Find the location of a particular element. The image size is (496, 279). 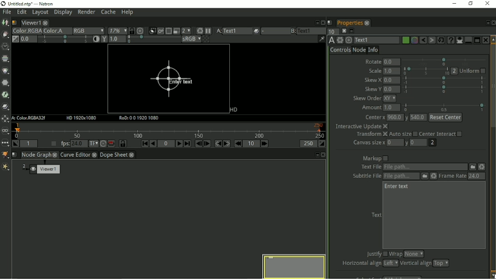

close is located at coordinates (367, 23).